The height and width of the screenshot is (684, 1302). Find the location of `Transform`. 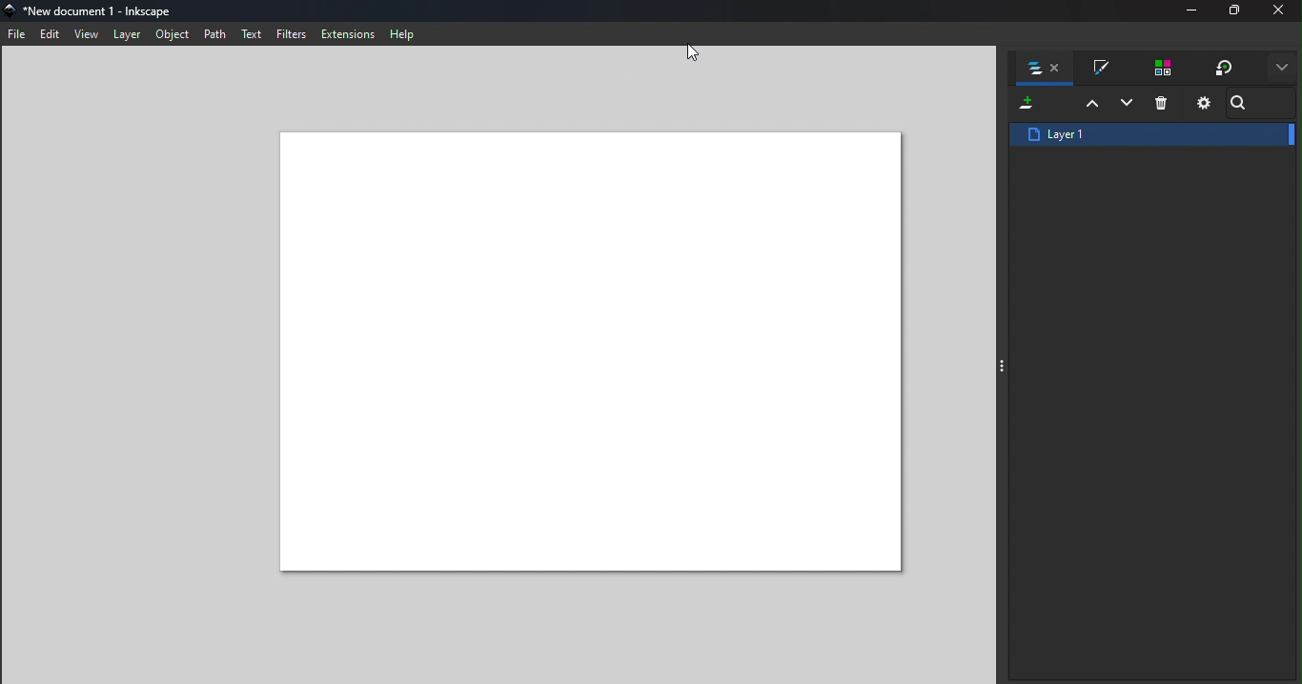

Transform is located at coordinates (1226, 67).